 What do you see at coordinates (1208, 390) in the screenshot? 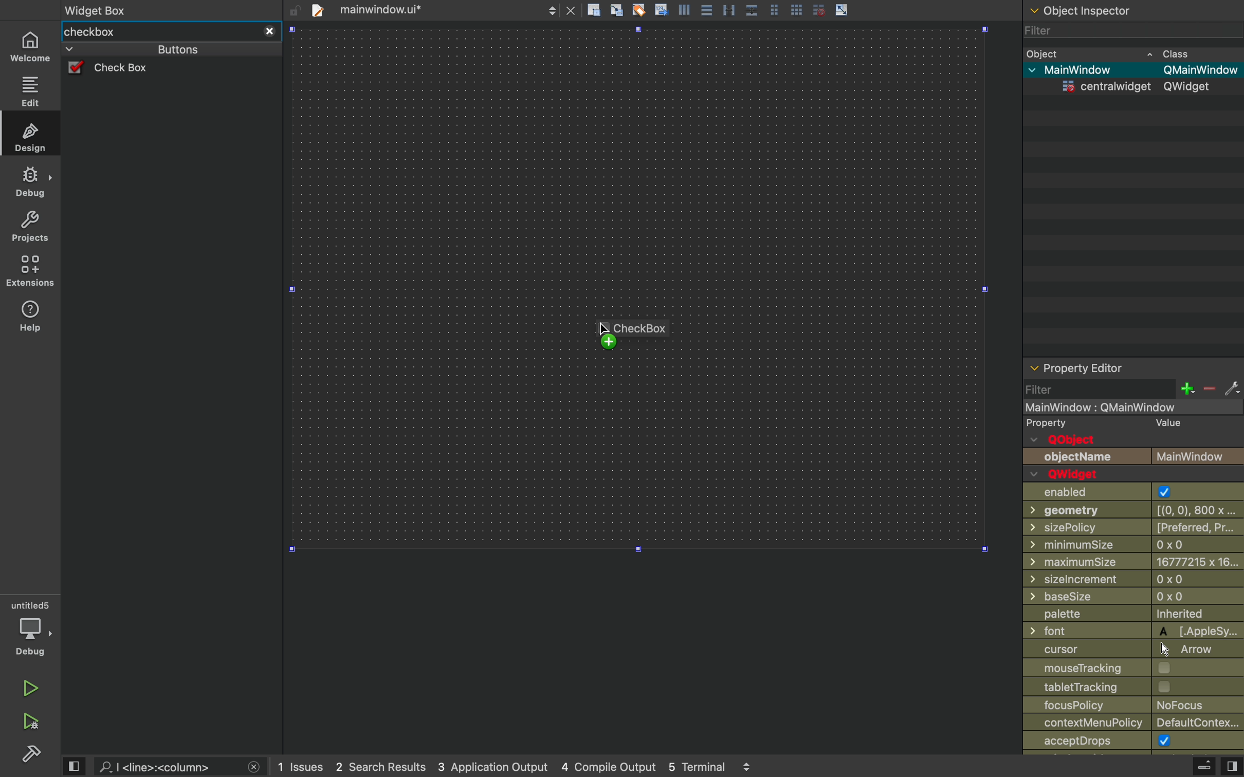
I see `minus` at bounding box center [1208, 390].